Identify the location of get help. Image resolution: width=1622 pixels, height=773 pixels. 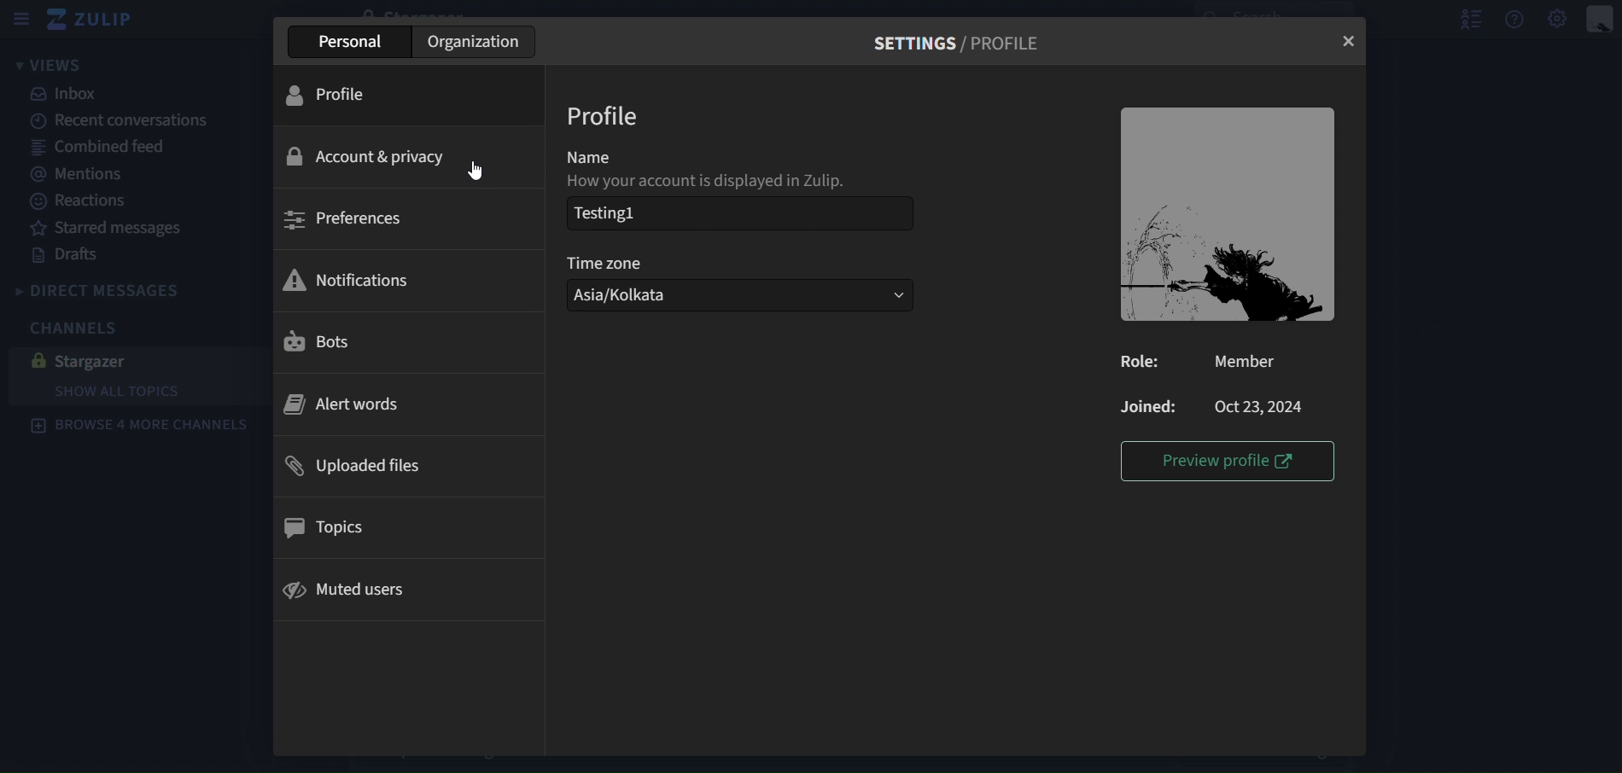
(1515, 20).